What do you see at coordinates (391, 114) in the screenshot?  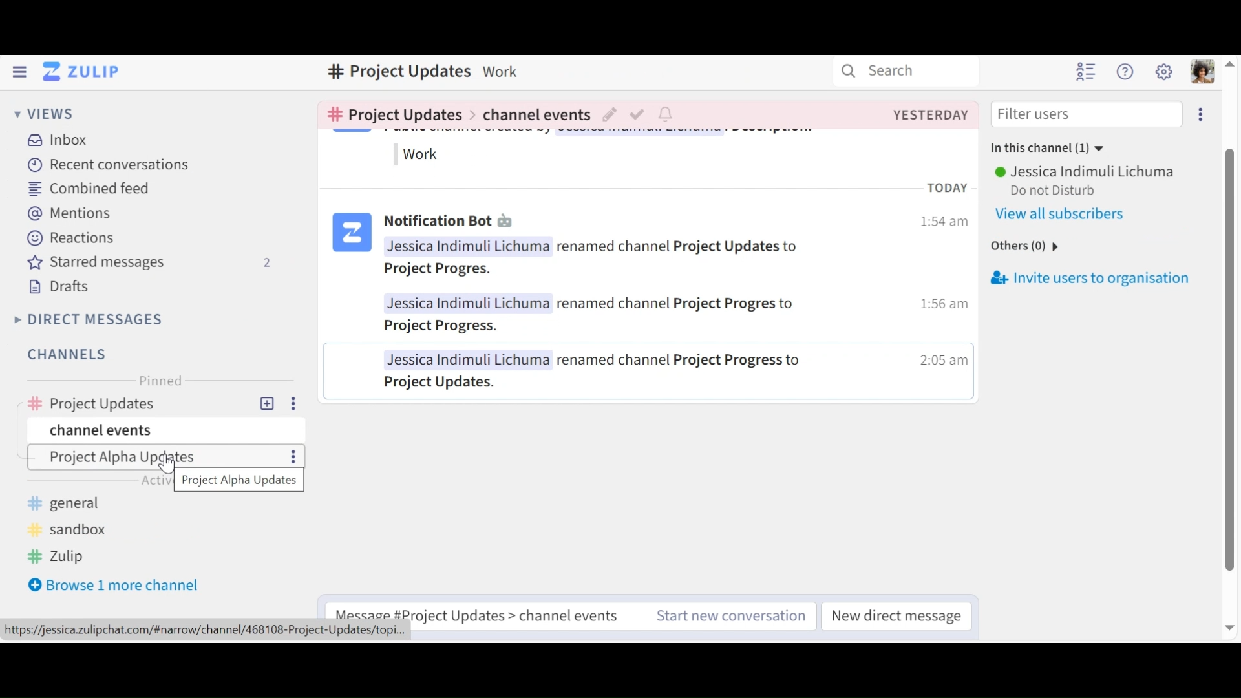 I see `Go to channel` at bounding box center [391, 114].